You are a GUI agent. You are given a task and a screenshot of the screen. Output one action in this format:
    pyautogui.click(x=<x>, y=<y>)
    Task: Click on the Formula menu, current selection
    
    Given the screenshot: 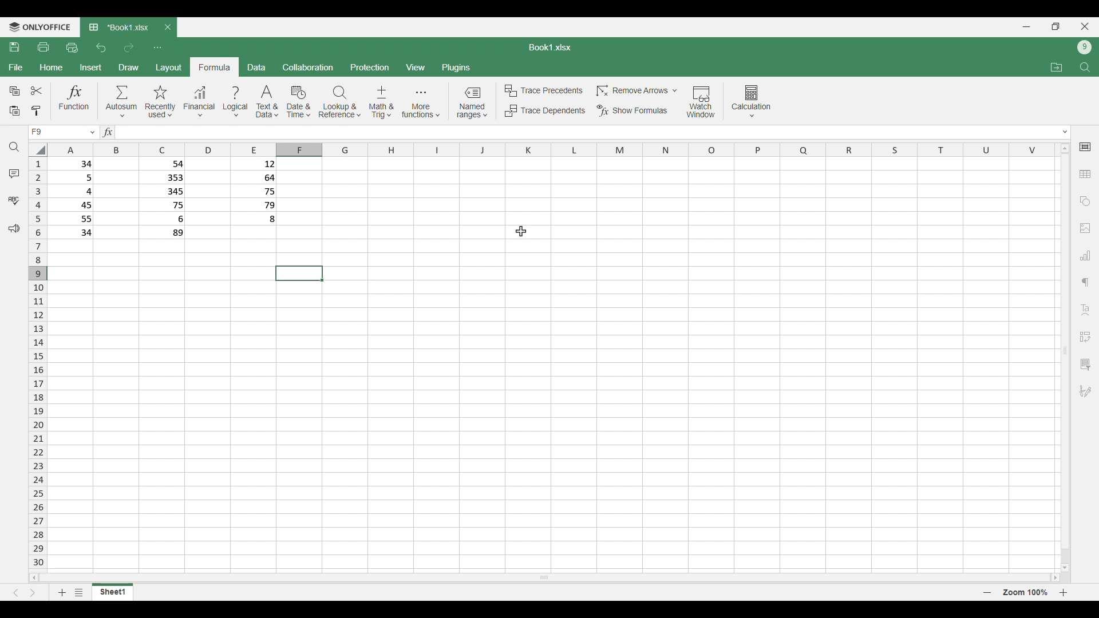 What is the action you would take?
    pyautogui.click(x=215, y=67)
    